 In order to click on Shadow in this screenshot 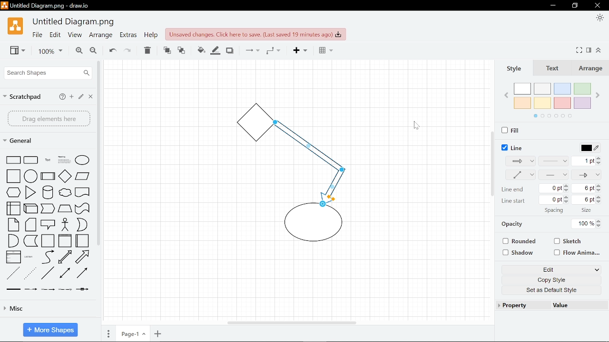, I will do `click(230, 50)`.